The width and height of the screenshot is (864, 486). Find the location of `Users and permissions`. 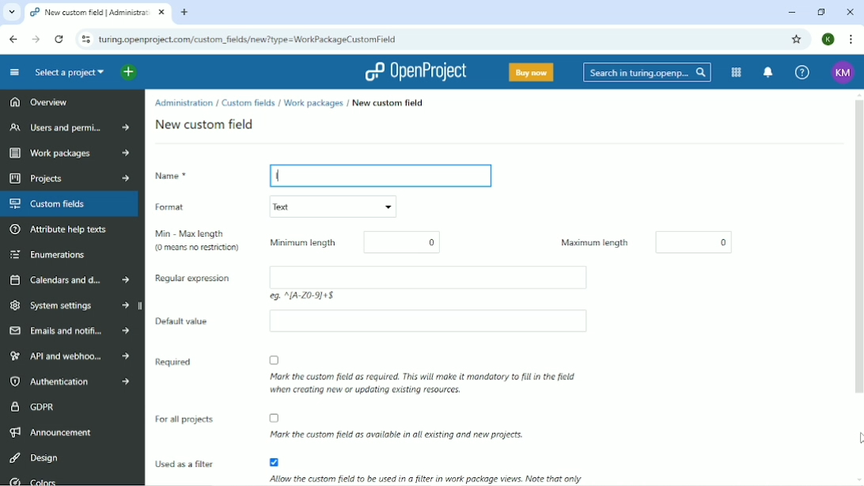

Users and permissions is located at coordinates (70, 127).